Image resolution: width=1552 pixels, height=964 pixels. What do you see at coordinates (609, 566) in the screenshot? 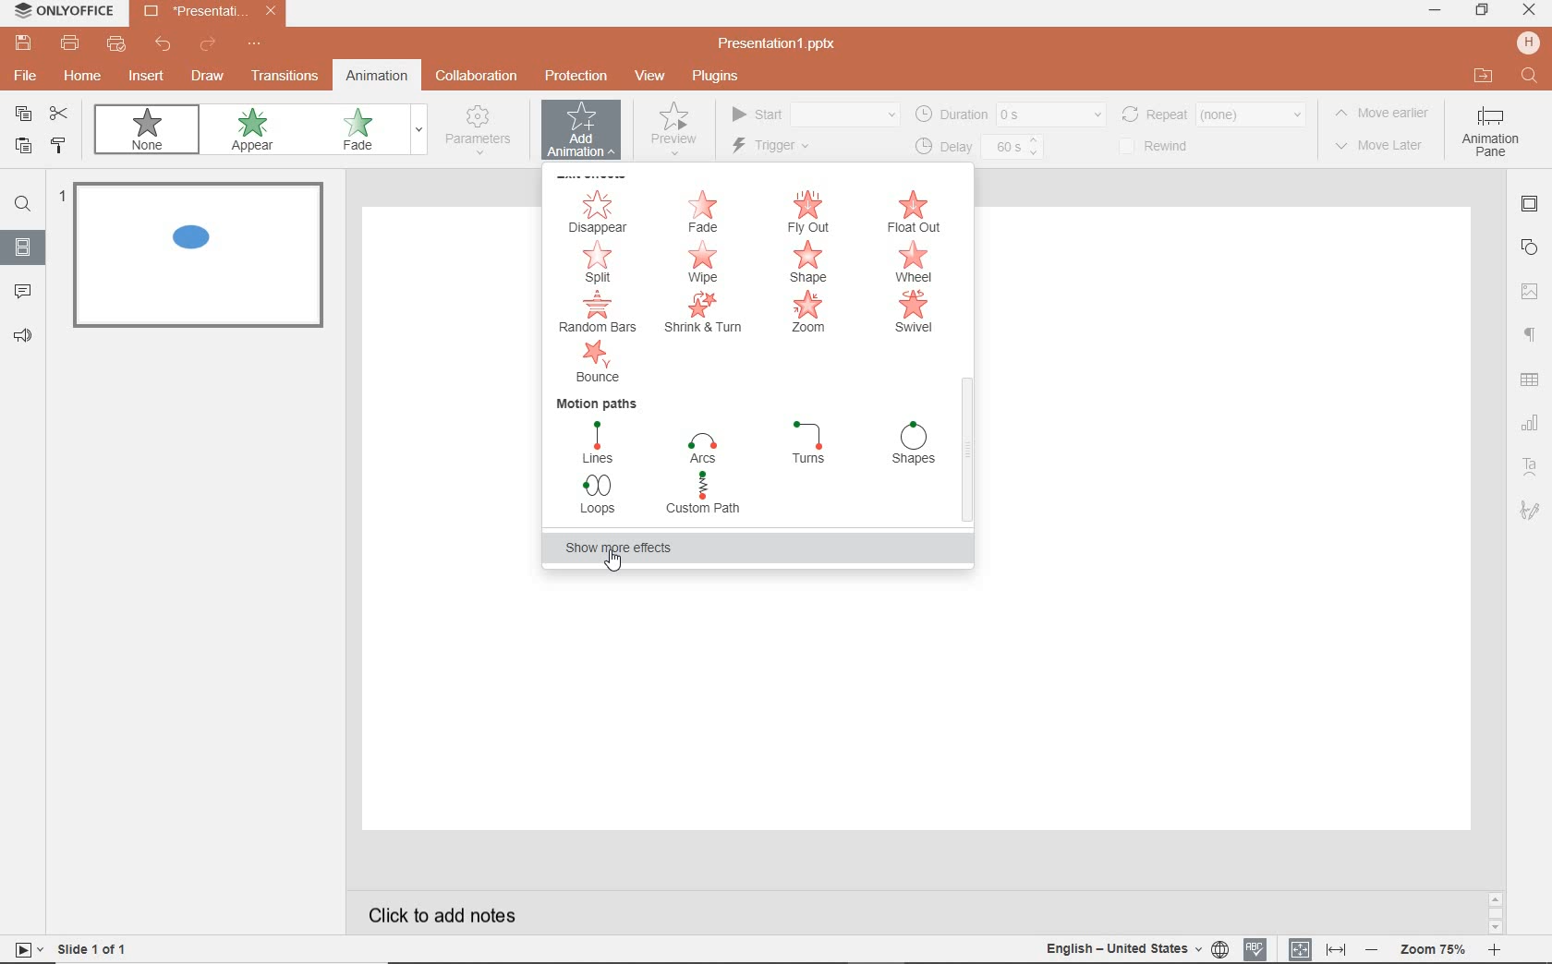
I see `mouse pointer` at bounding box center [609, 566].